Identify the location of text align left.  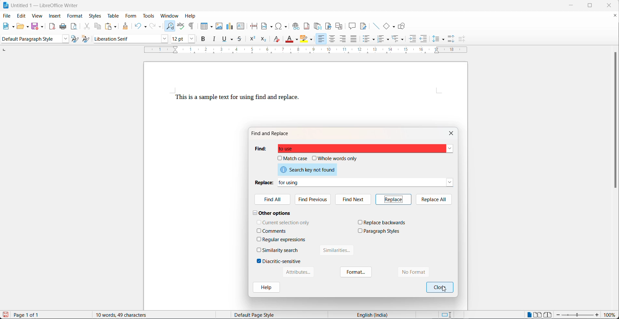
(343, 40).